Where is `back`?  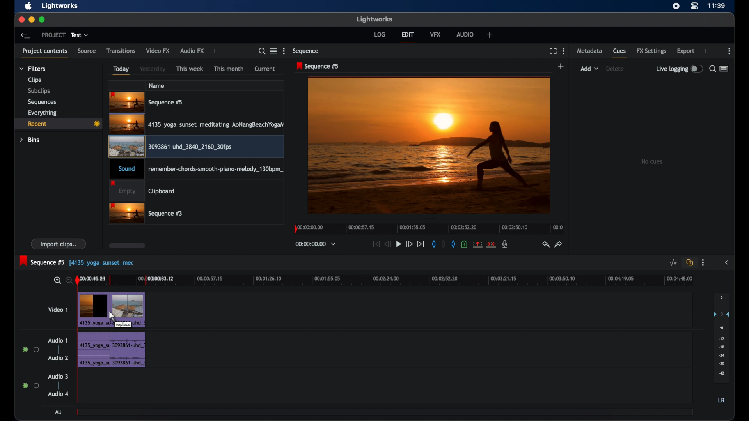 back is located at coordinates (26, 35).